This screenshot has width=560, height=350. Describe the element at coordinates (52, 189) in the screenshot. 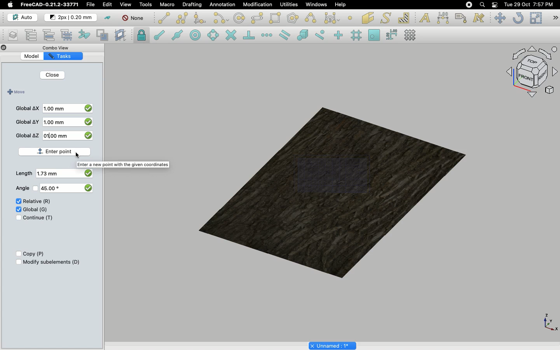

I see `45` at that location.